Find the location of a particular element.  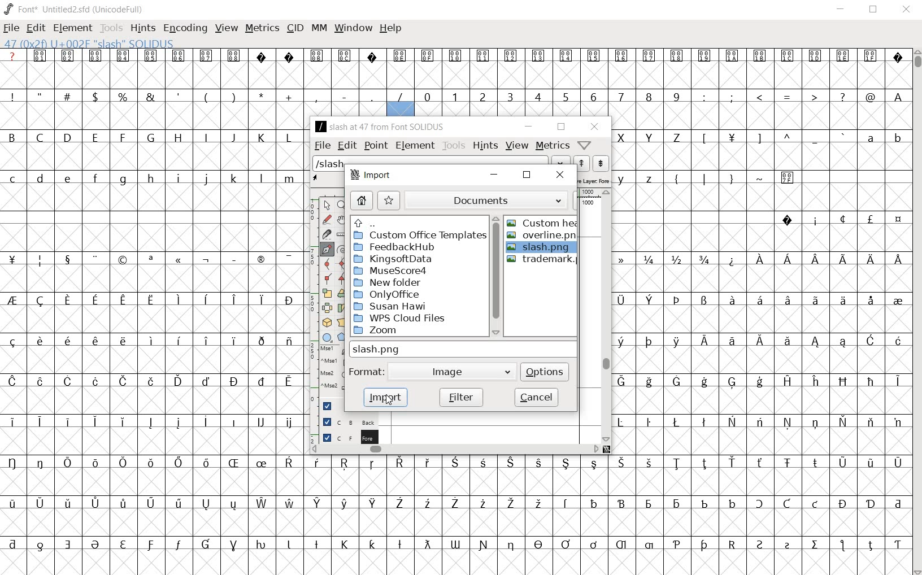

close is located at coordinates (596, 127).